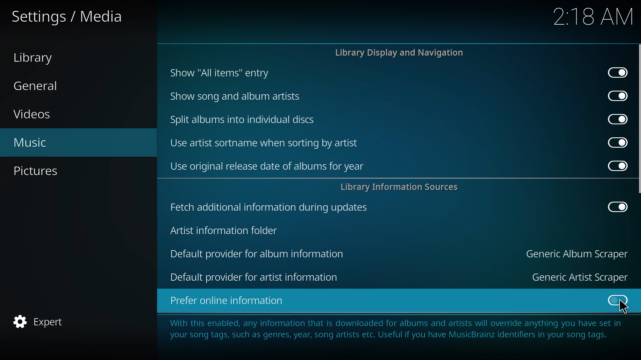  I want to click on cursor, so click(624, 308).